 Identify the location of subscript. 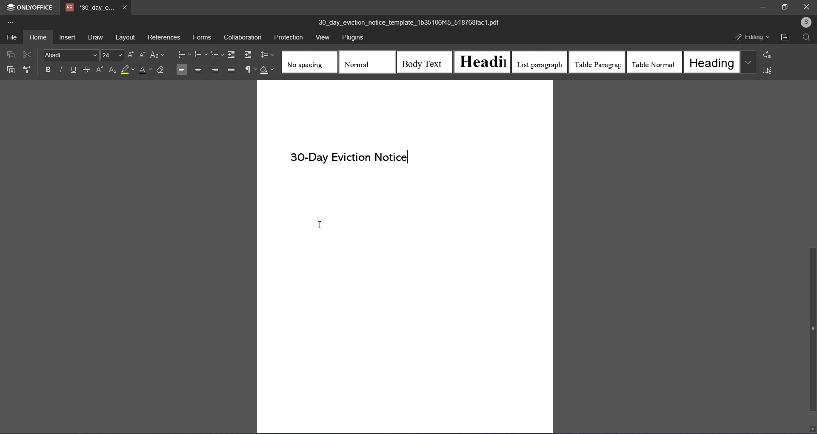
(111, 70).